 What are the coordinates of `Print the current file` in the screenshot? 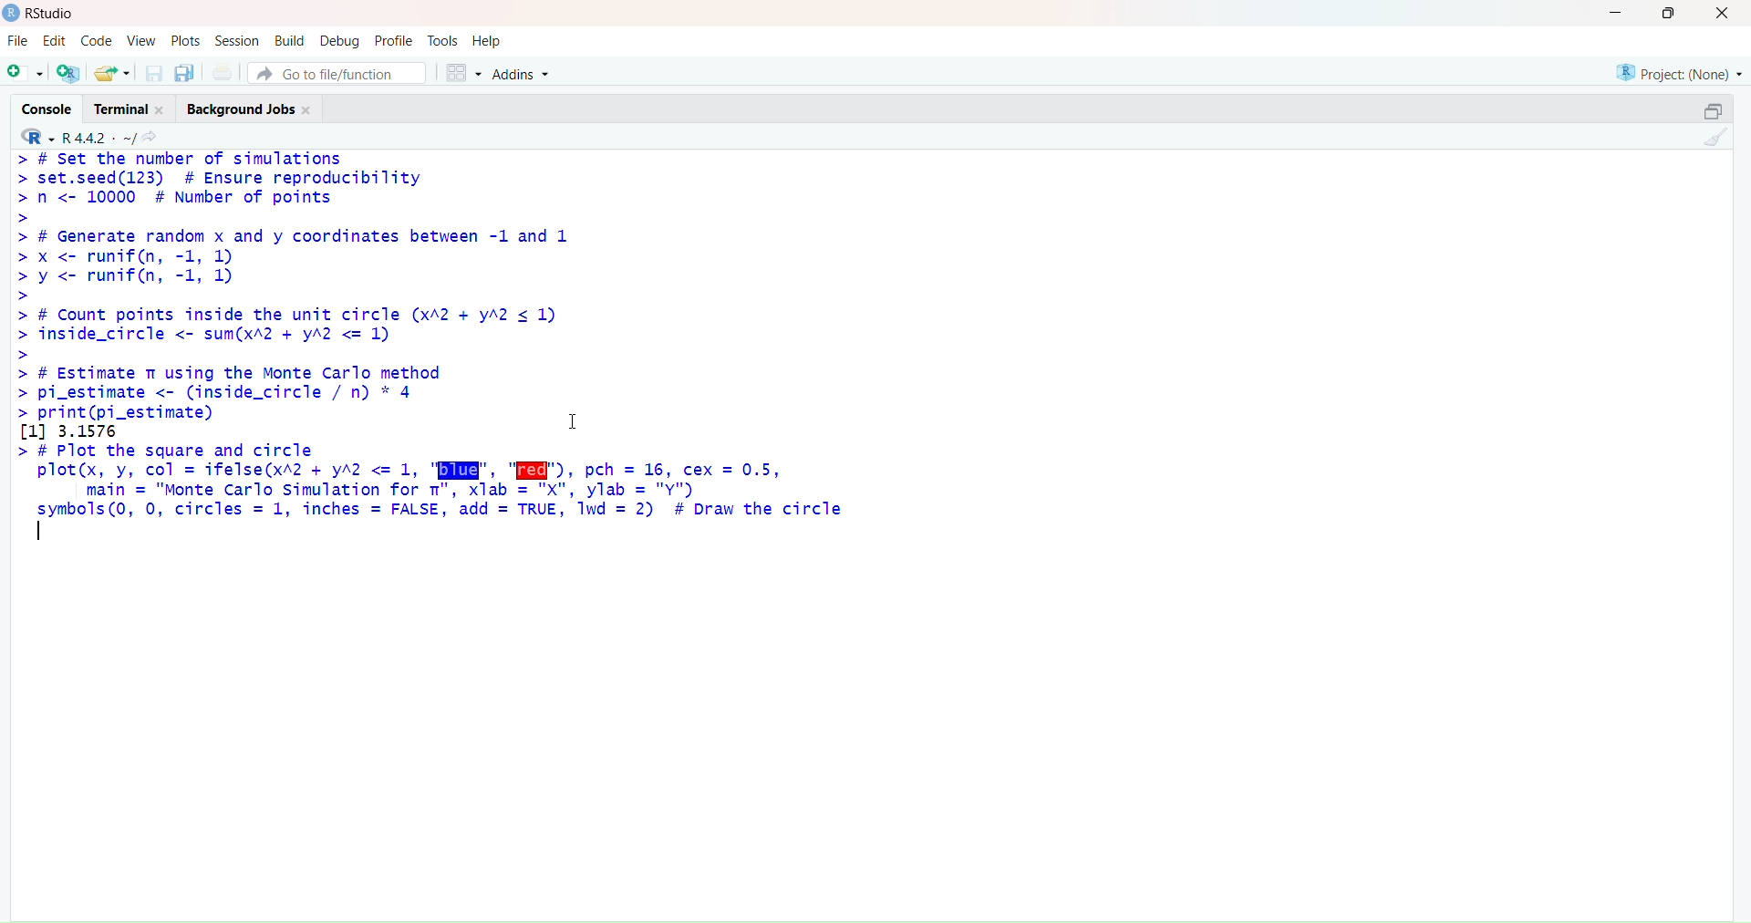 It's located at (225, 69).